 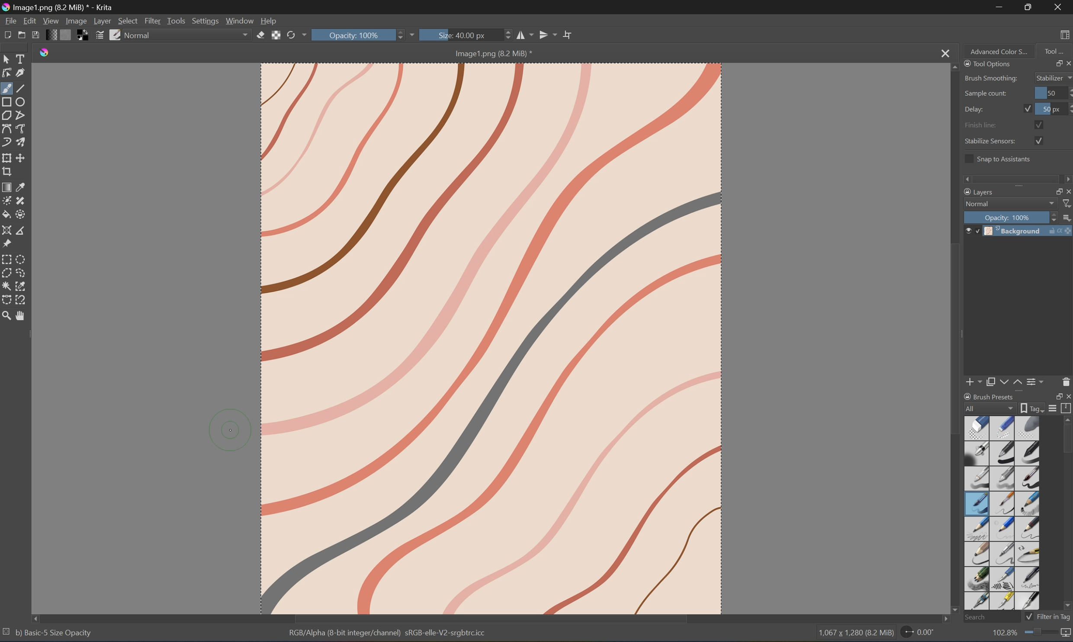 I want to click on Checkbox, so click(x=1029, y=108).